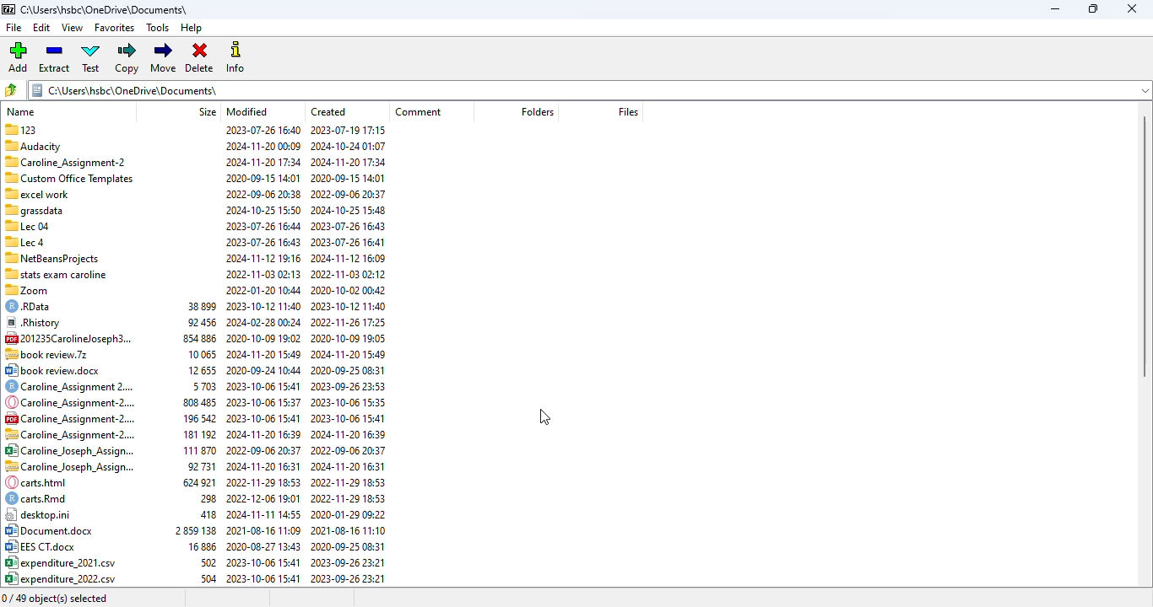 The height and width of the screenshot is (607, 1153). What do you see at coordinates (27, 225) in the screenshot?
I see `Lec 04` at bounding box center [27, 225].